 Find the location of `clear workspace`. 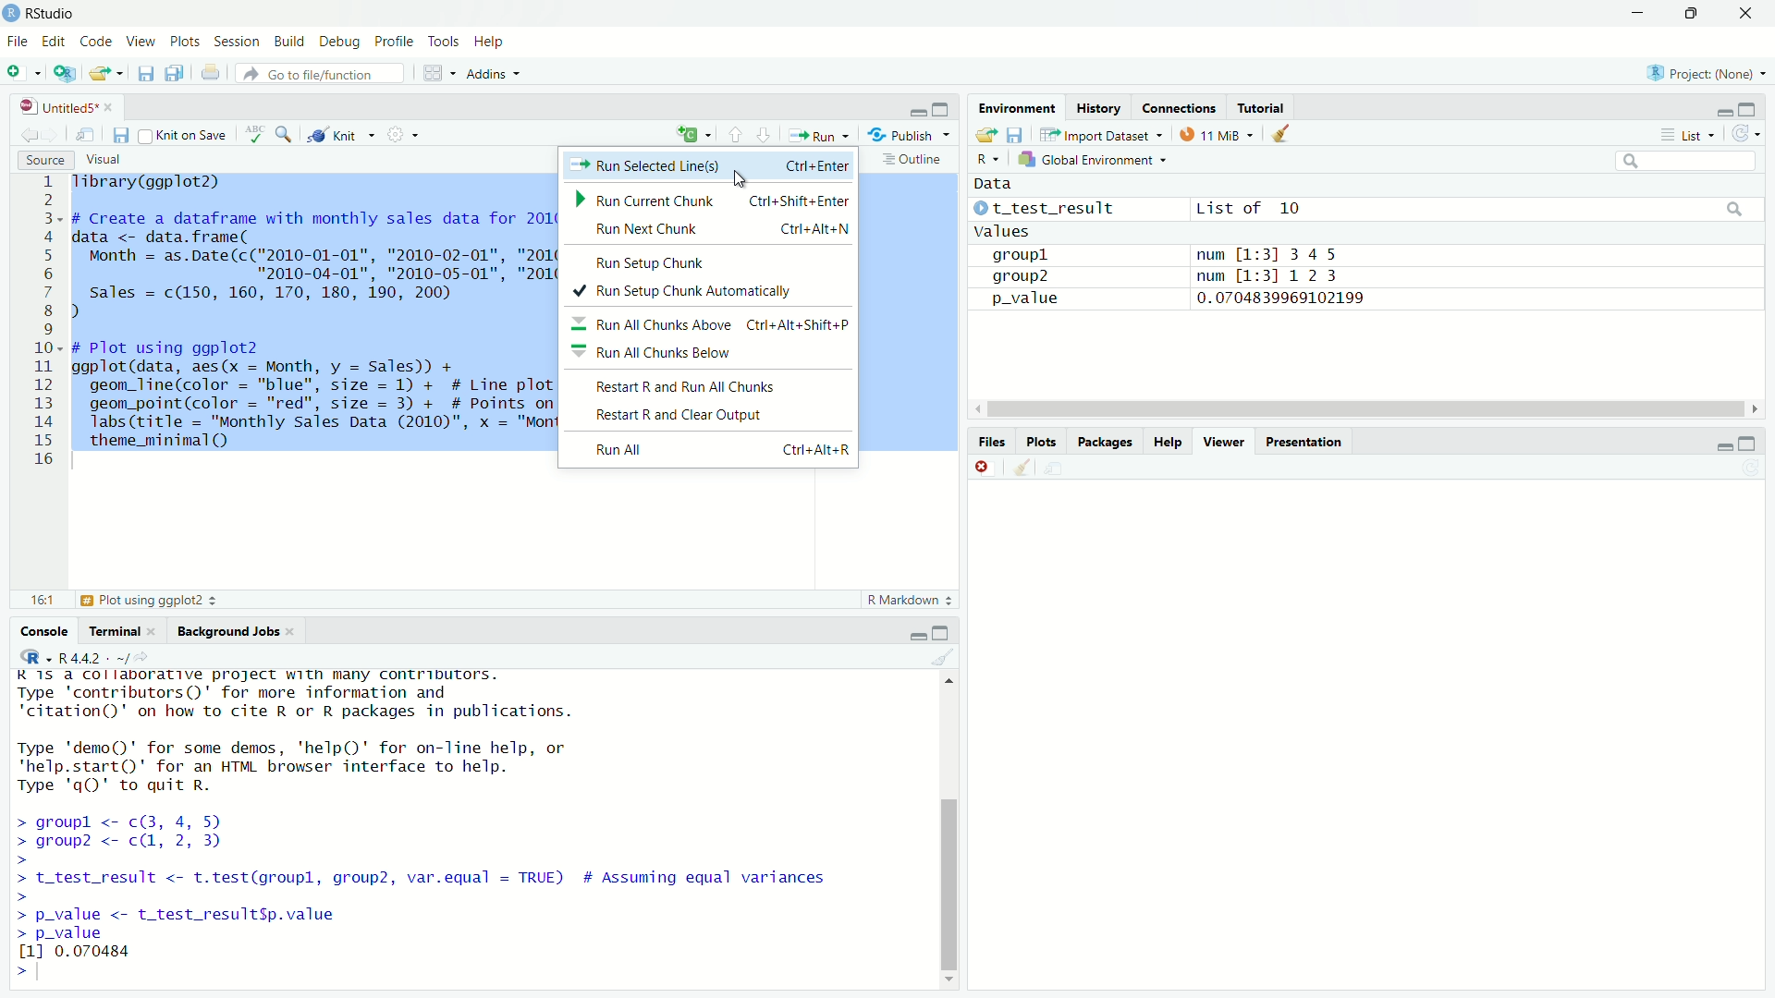

clear workspace is located at coordinates (1019, 469).